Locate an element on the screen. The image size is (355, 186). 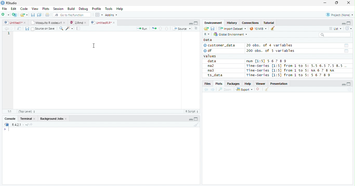
Date is located at coordinates (346, 46).